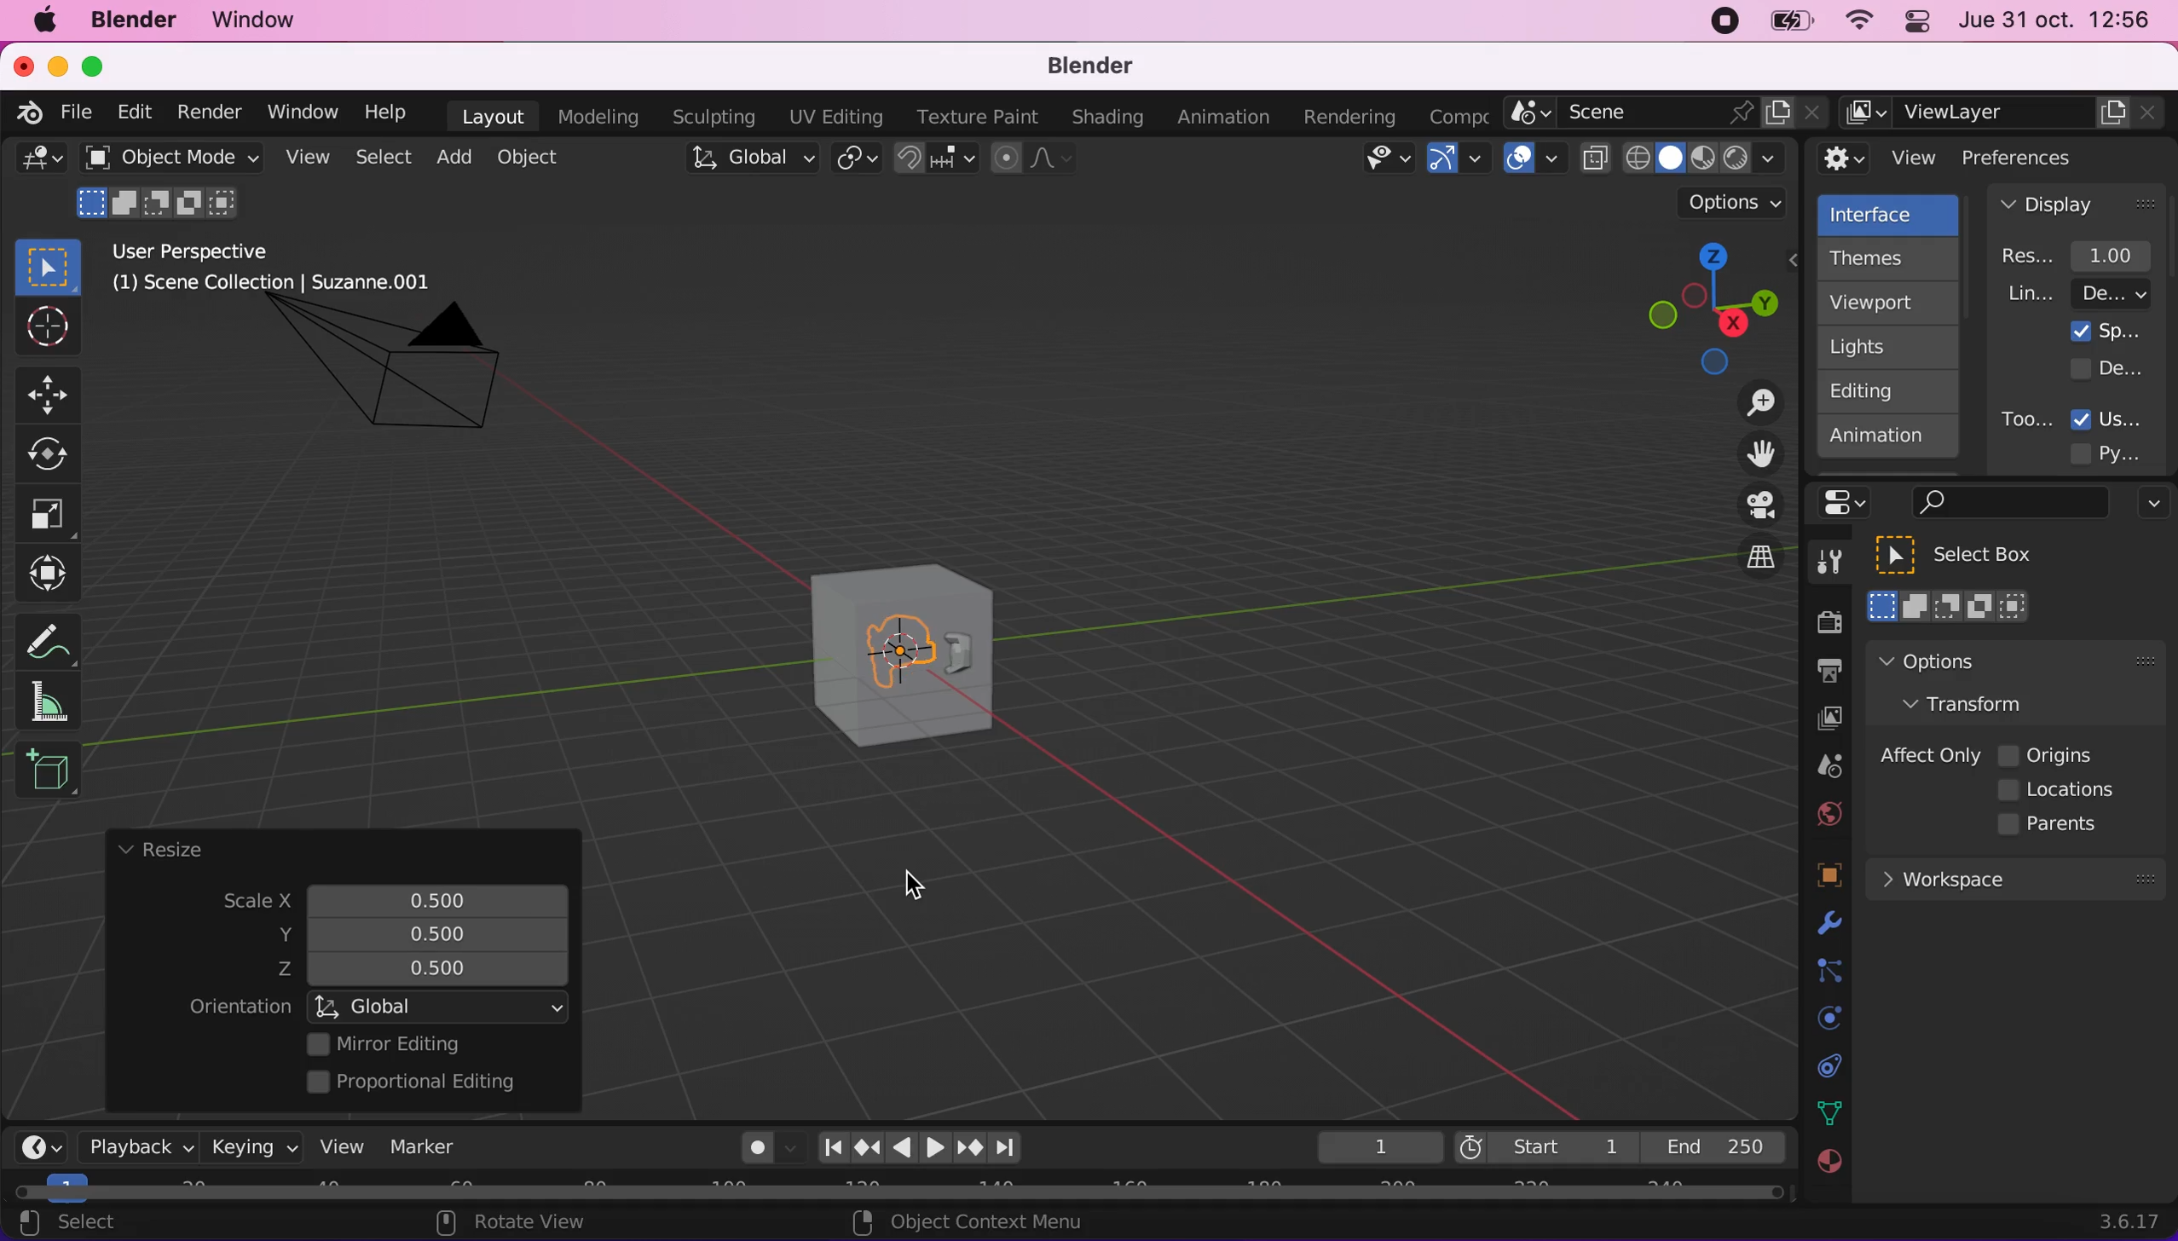  I want to click on affect only, so click(1927, 755).